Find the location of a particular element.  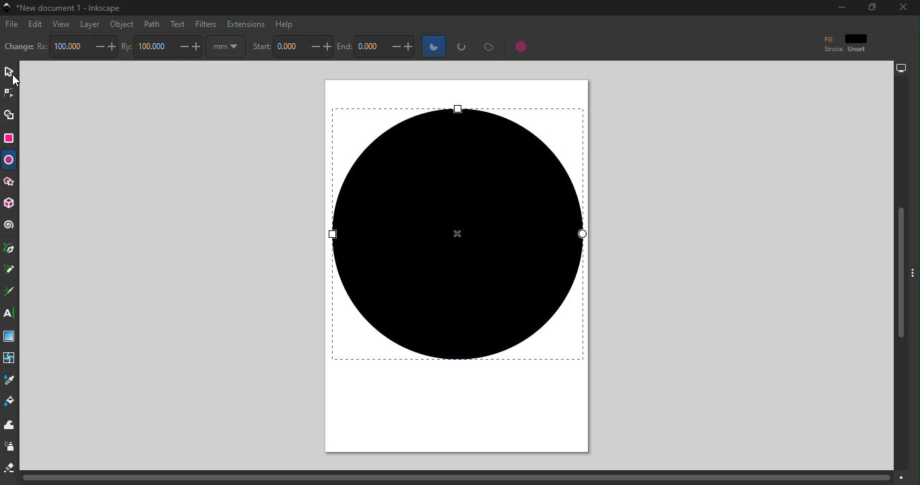

Help is located at coordinates (283, 23).